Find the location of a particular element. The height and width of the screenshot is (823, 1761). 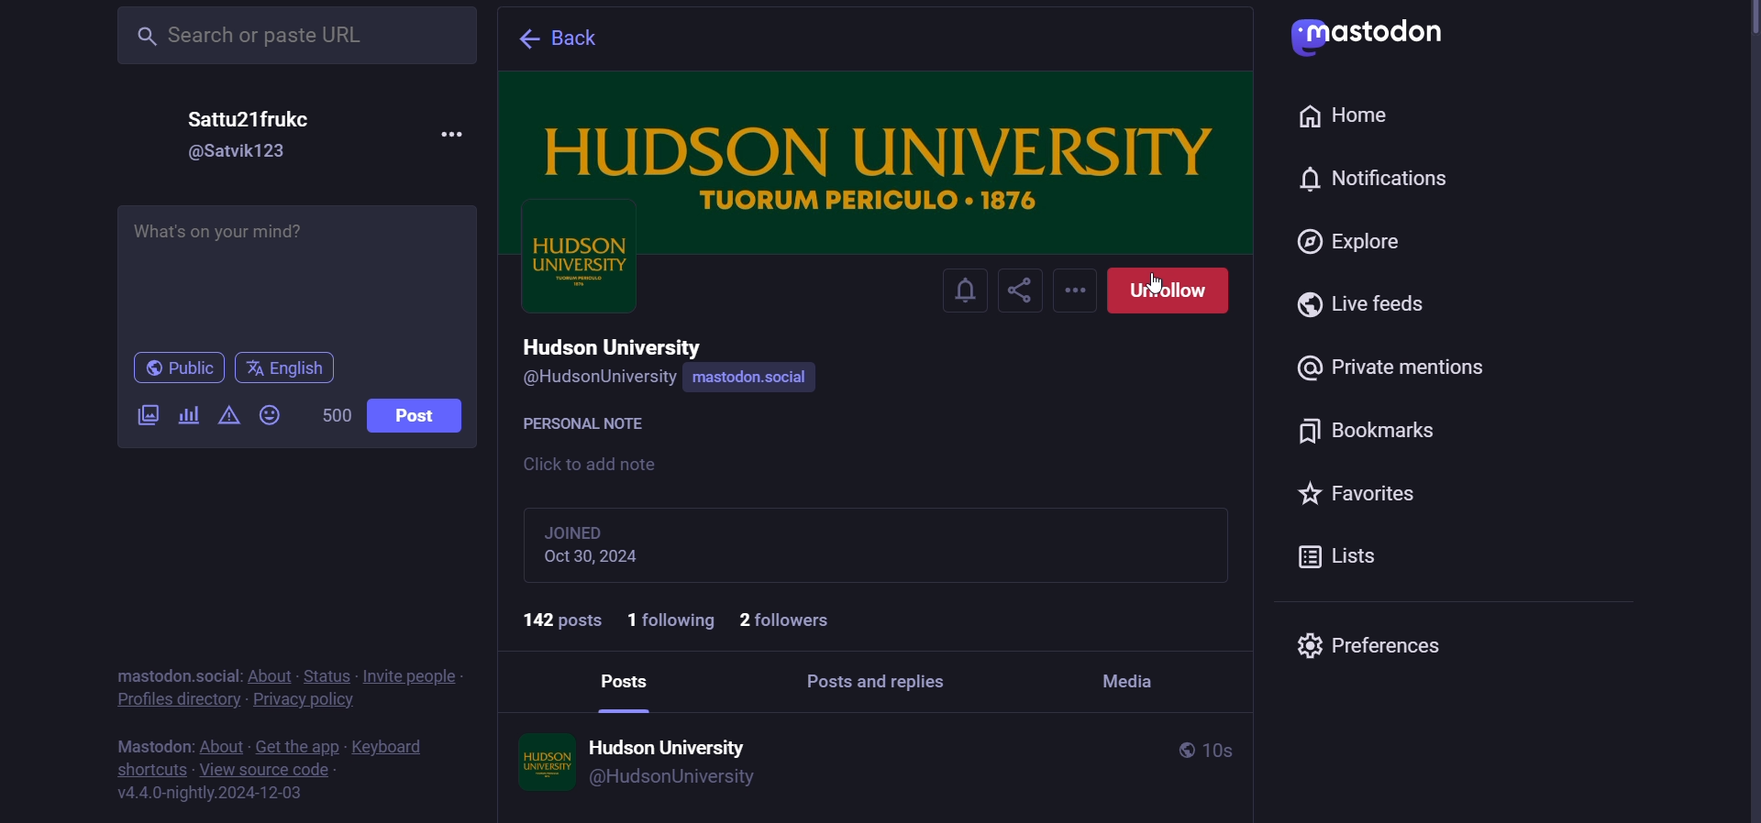

Hudson University is located at coordinates (671, 740).